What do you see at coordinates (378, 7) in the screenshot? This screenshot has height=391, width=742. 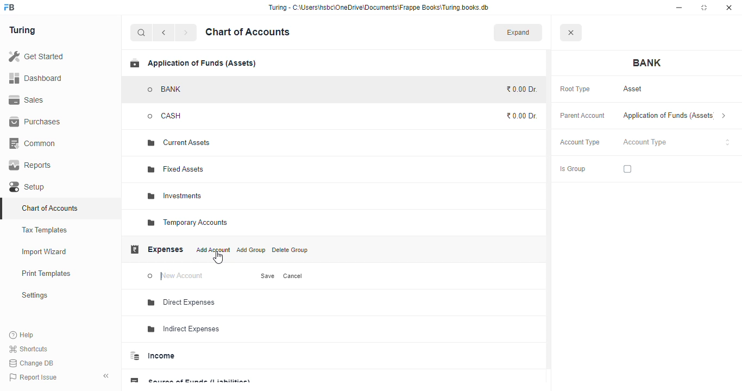 I see `“Turing - C:\Users\hsbc\OneDrive\Documents\Frappe Books\Turing books.db` at bounding box center [378, 7].